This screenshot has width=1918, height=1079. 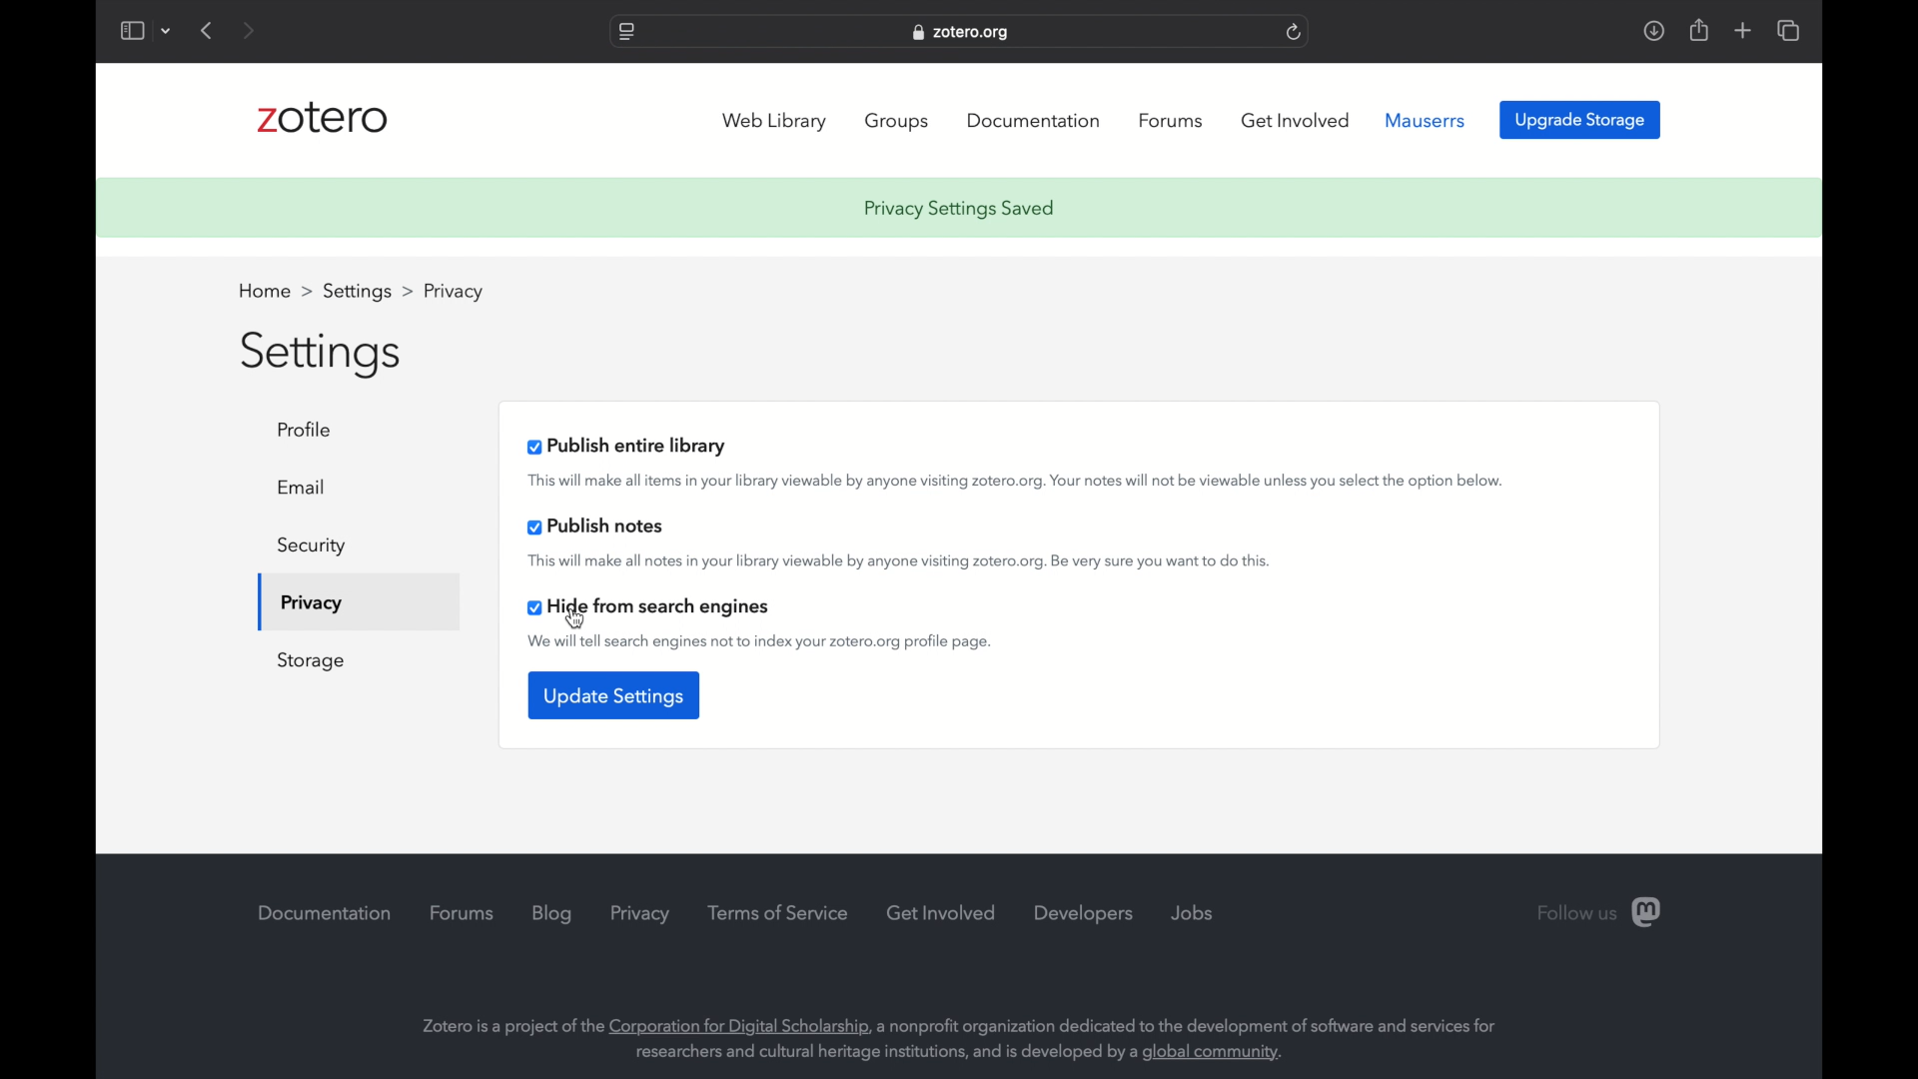 What do you see at coordinates (251, 32) in the screenshot?
I see `next` at bounding box center [251, 32].